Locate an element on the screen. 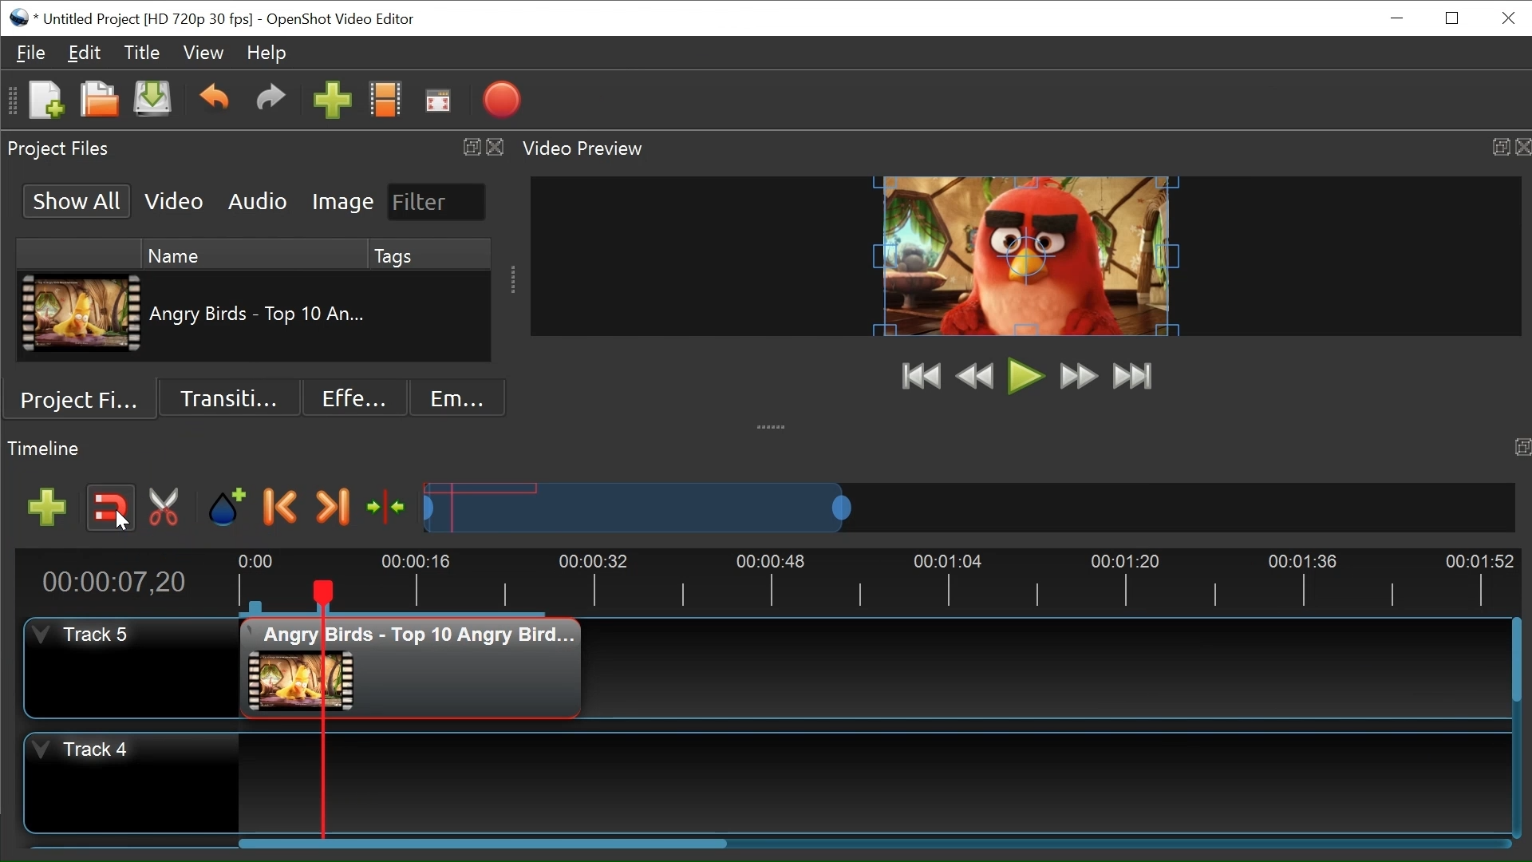 Image resolution: width=1532 pixels, height=862 pixels. drag handle is located at coordinates (773, 425).